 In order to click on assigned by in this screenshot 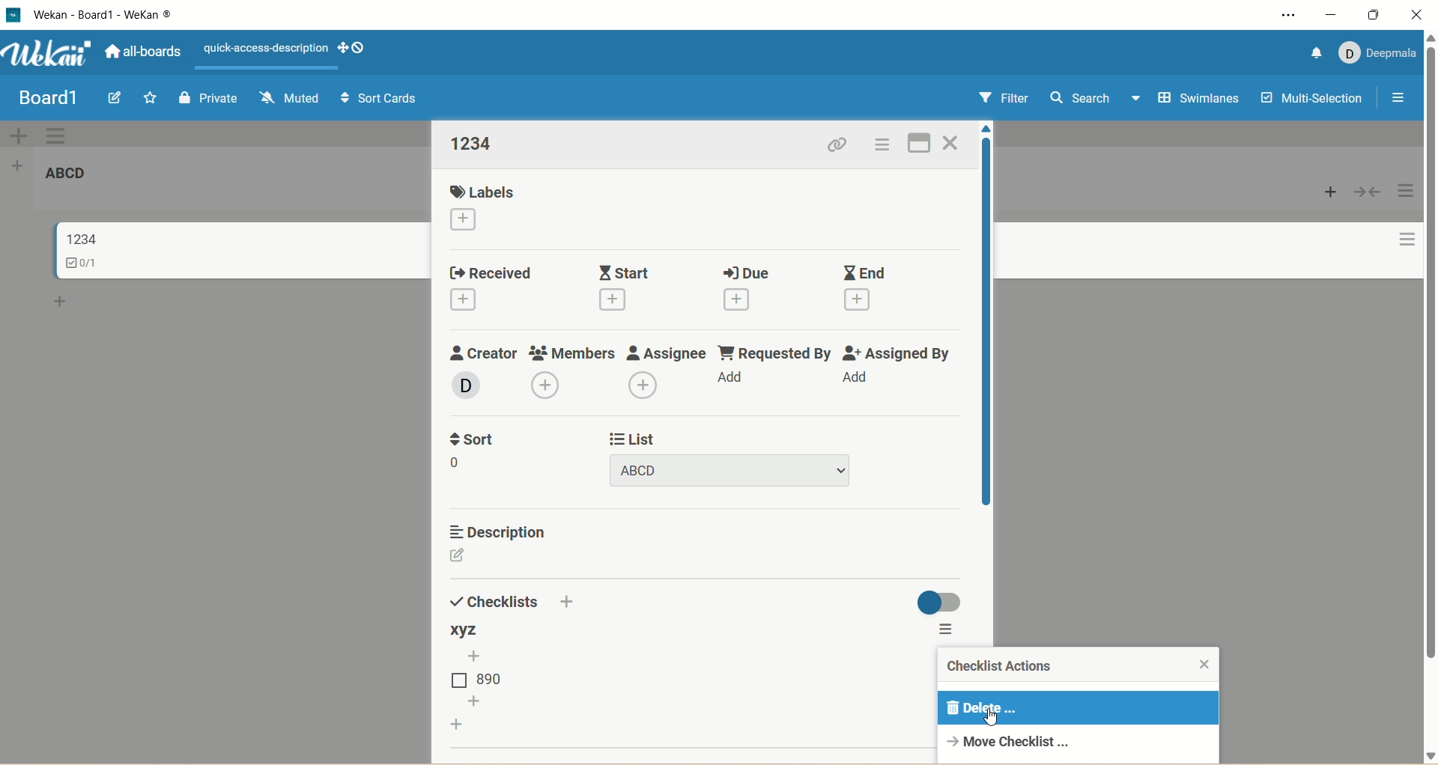, I will do `click(899, 353)`.